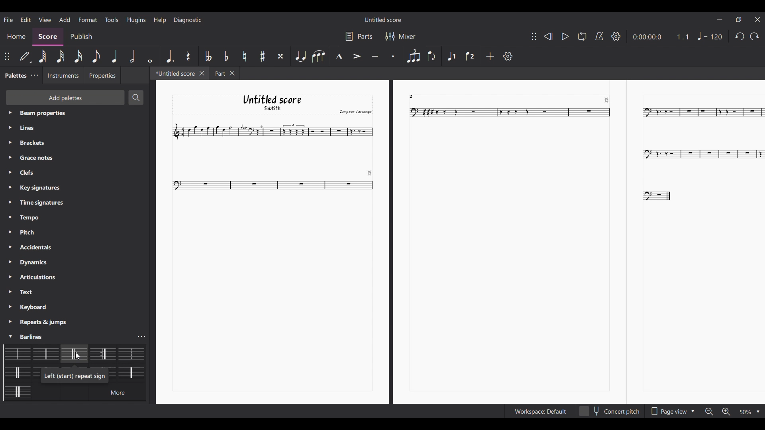 This screenshot has height=430, width=765. Describe the element at coordinates (451, 56) in the screenshot. I see `Voice 1` at that location.